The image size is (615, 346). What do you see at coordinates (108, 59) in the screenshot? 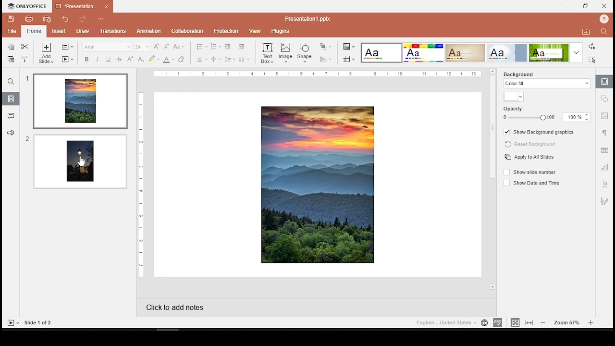
I see `underline` at bounding box center [108, 59].